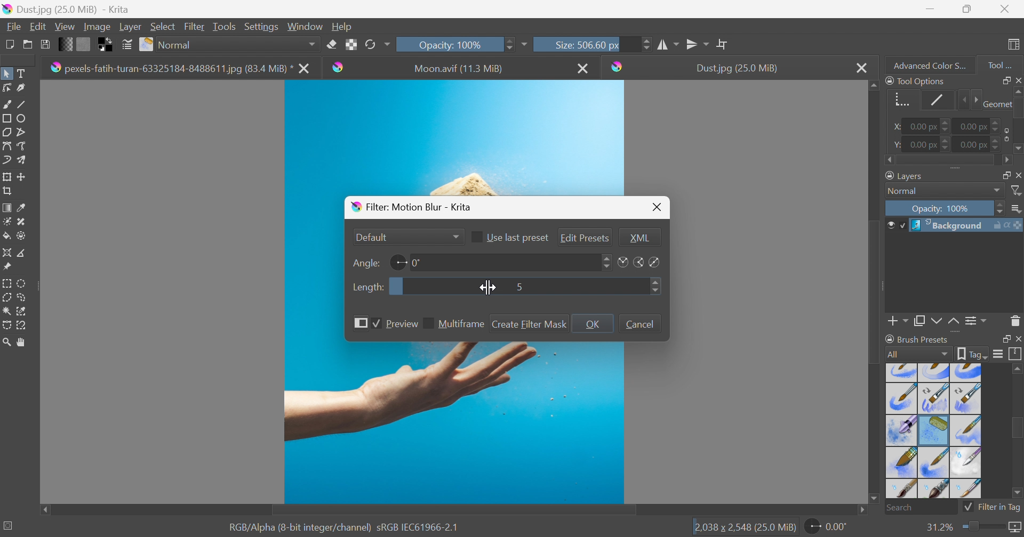 The image size is (1024, 537). What do you see at coordinates (13, 26) in the screenshot?
I see `File` at bounding box center [13, 26].